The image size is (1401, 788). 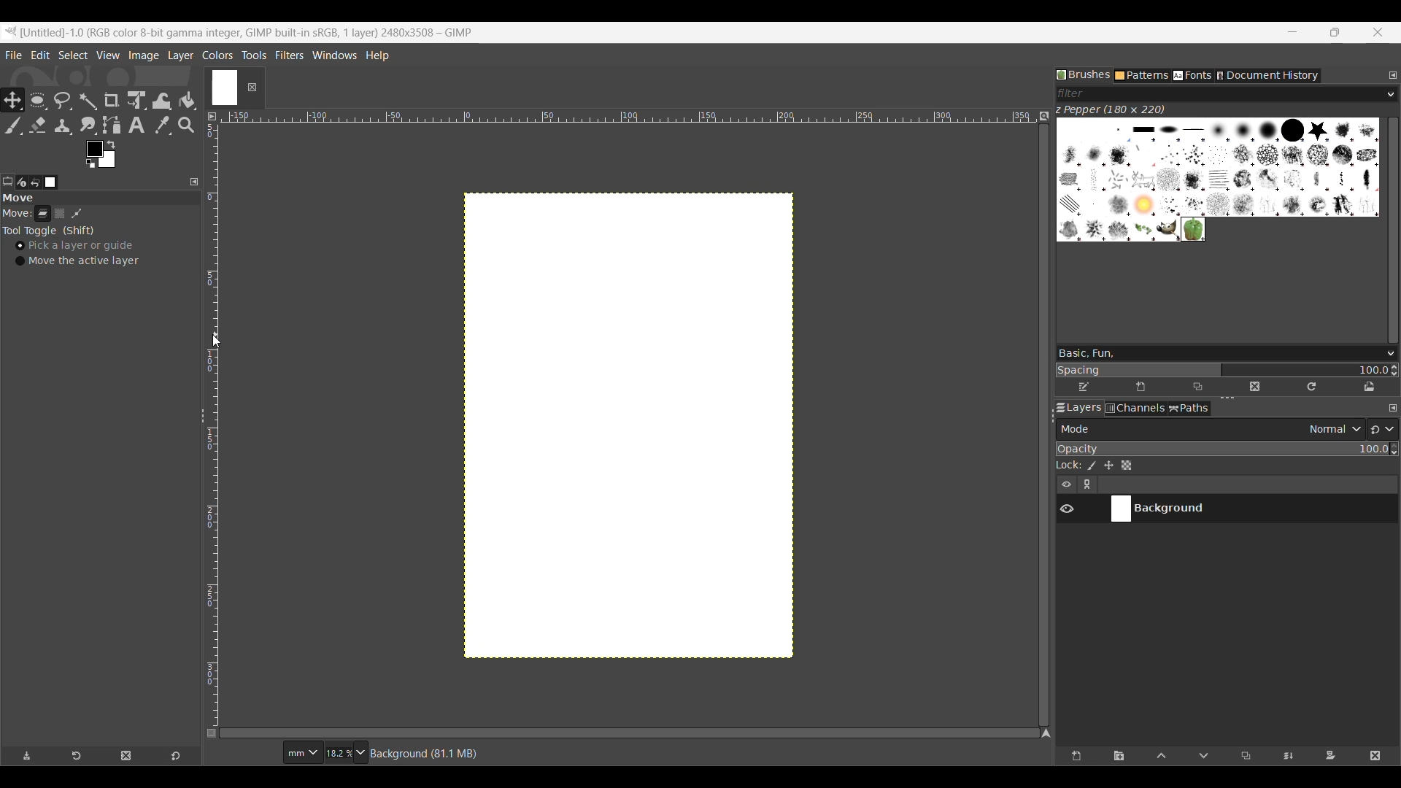 I want to click on Fonts tab, so click(x=1192, y=76).